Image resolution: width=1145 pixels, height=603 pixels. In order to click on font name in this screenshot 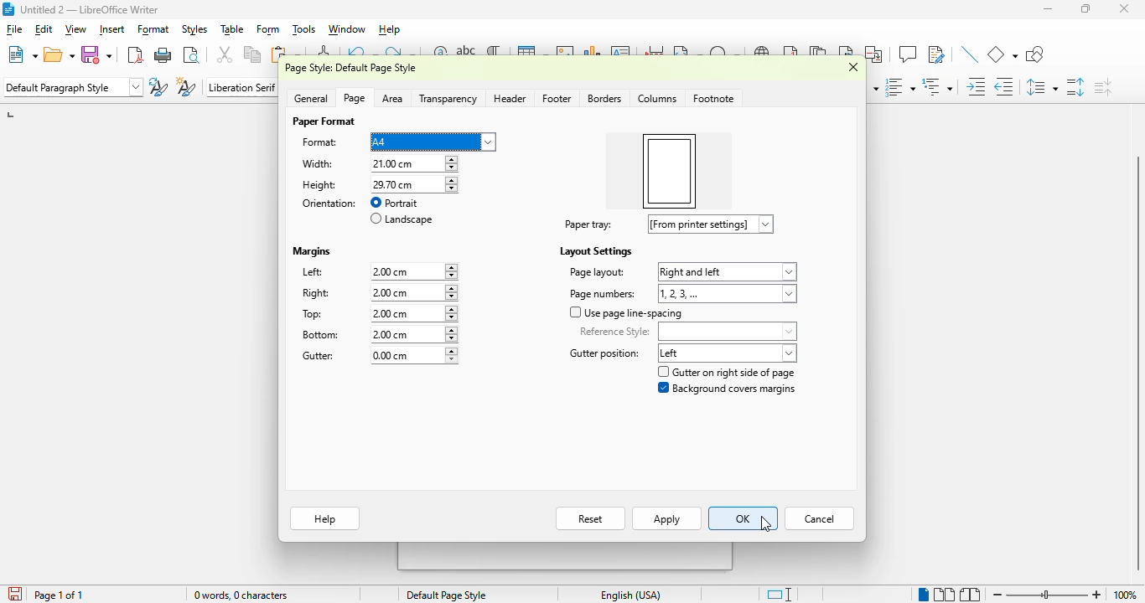, I will do `click(242, 86)`.